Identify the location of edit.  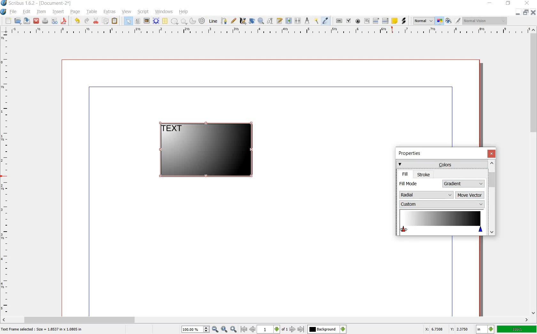
(27, 12).